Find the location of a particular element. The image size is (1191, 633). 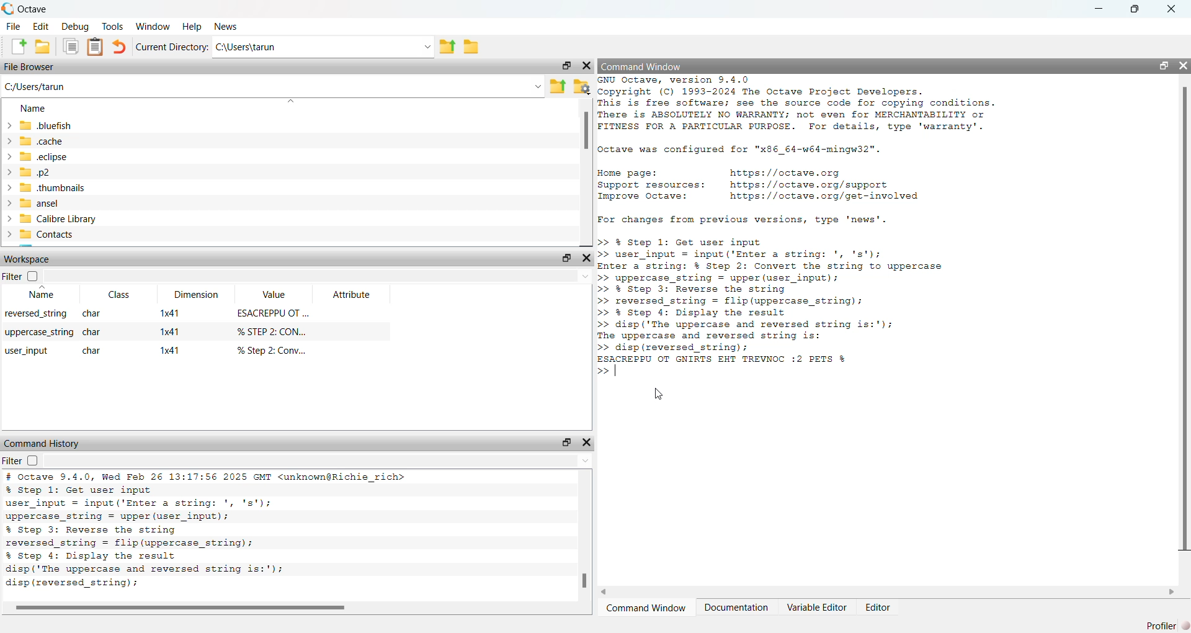

variable editor is located at coordinates (816, 607).